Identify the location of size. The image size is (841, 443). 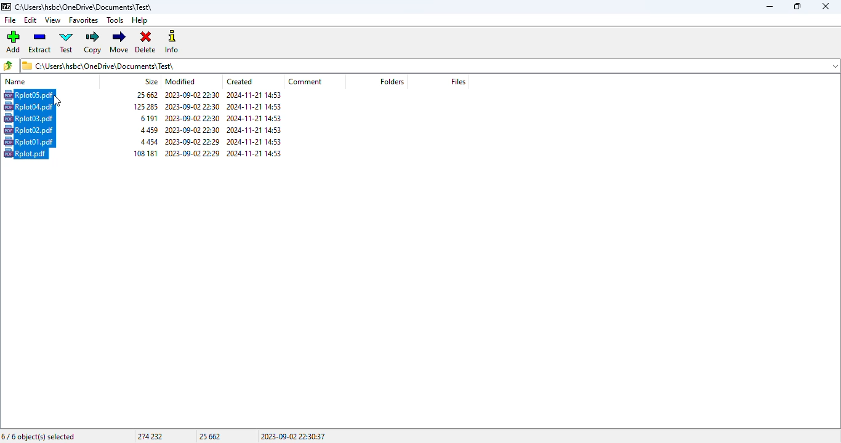
(146, 153).